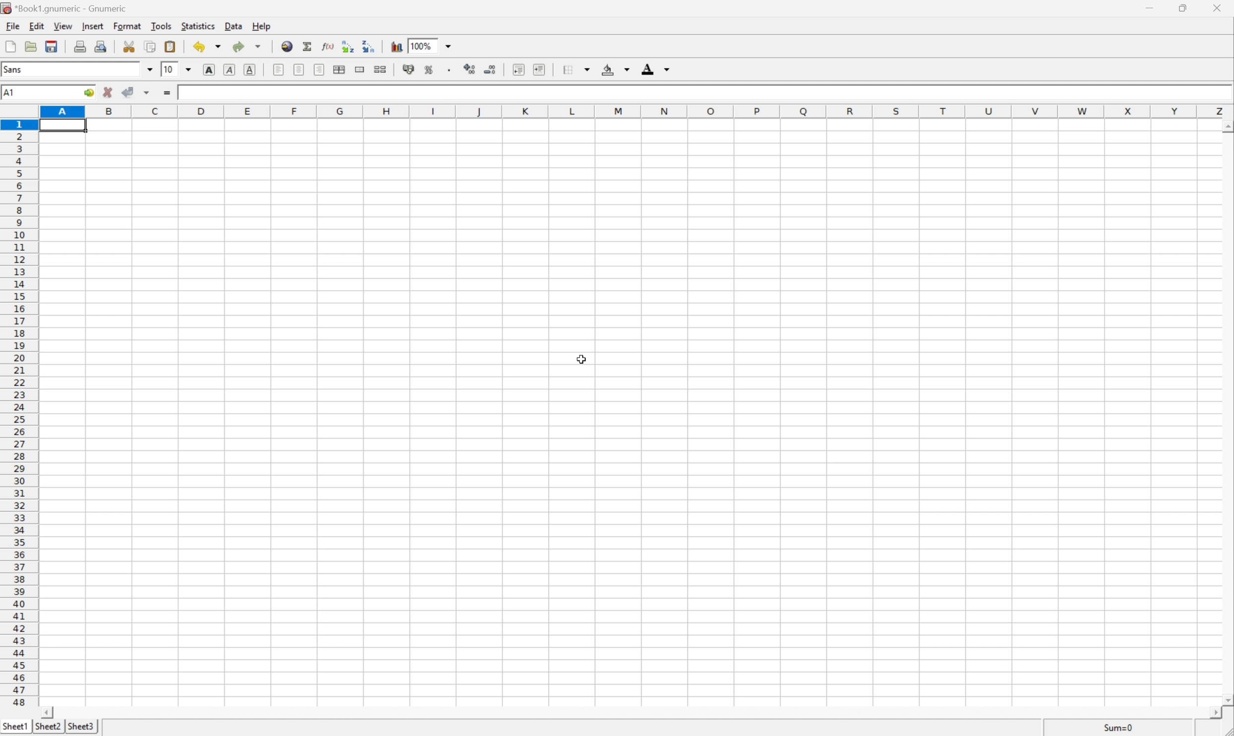  I want to click on Format the selection of accounting, so click(410, 69).